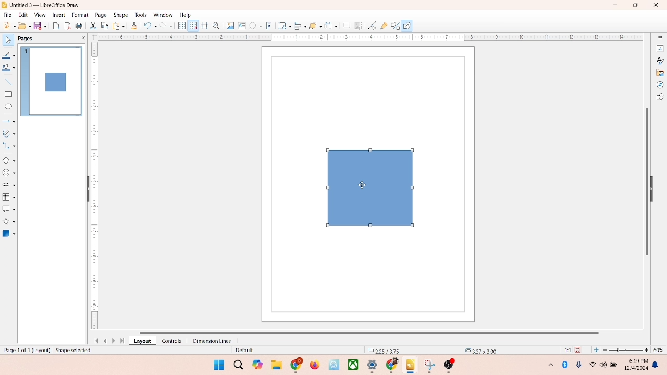 The image size is (667, 375). I want to click on gallery, so click(660, 72).